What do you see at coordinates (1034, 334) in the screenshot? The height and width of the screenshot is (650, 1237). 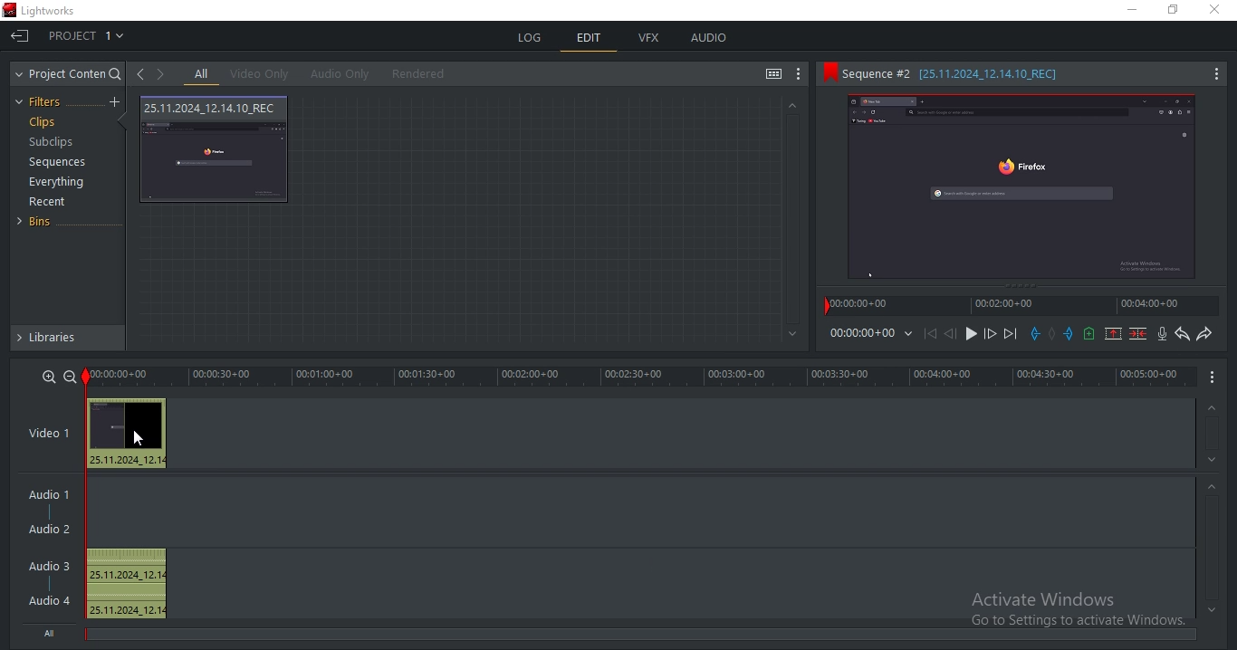 I see `add an in mark` at bounding box center [1034, 334].